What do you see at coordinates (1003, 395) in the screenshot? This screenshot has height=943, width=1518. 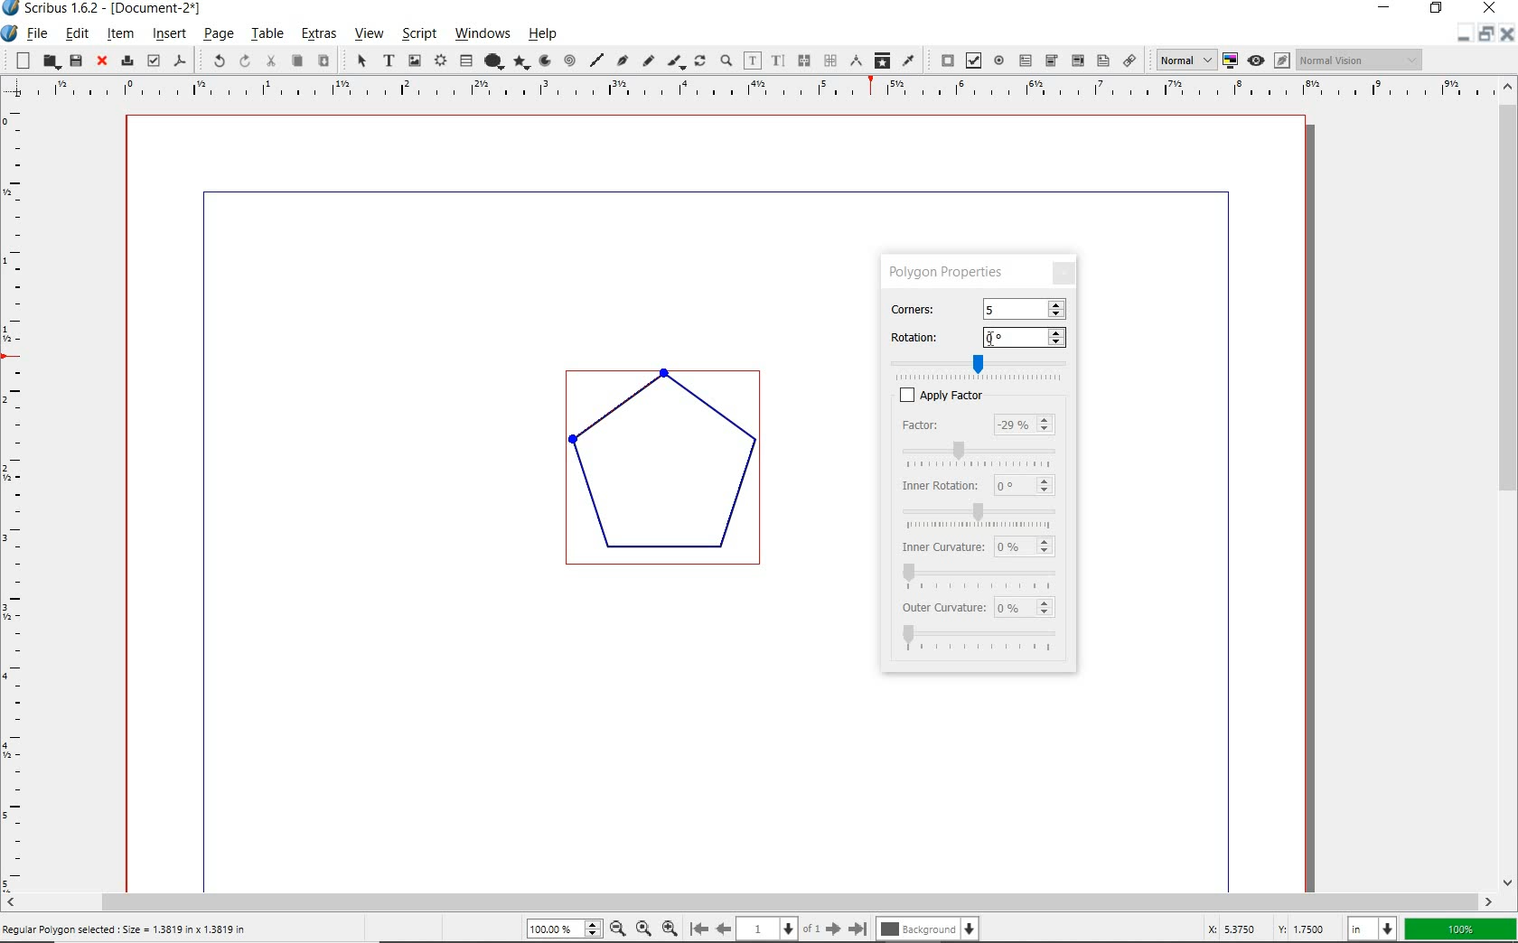 I see `APPLY FACTOR` at bounding box center [1003, 395].